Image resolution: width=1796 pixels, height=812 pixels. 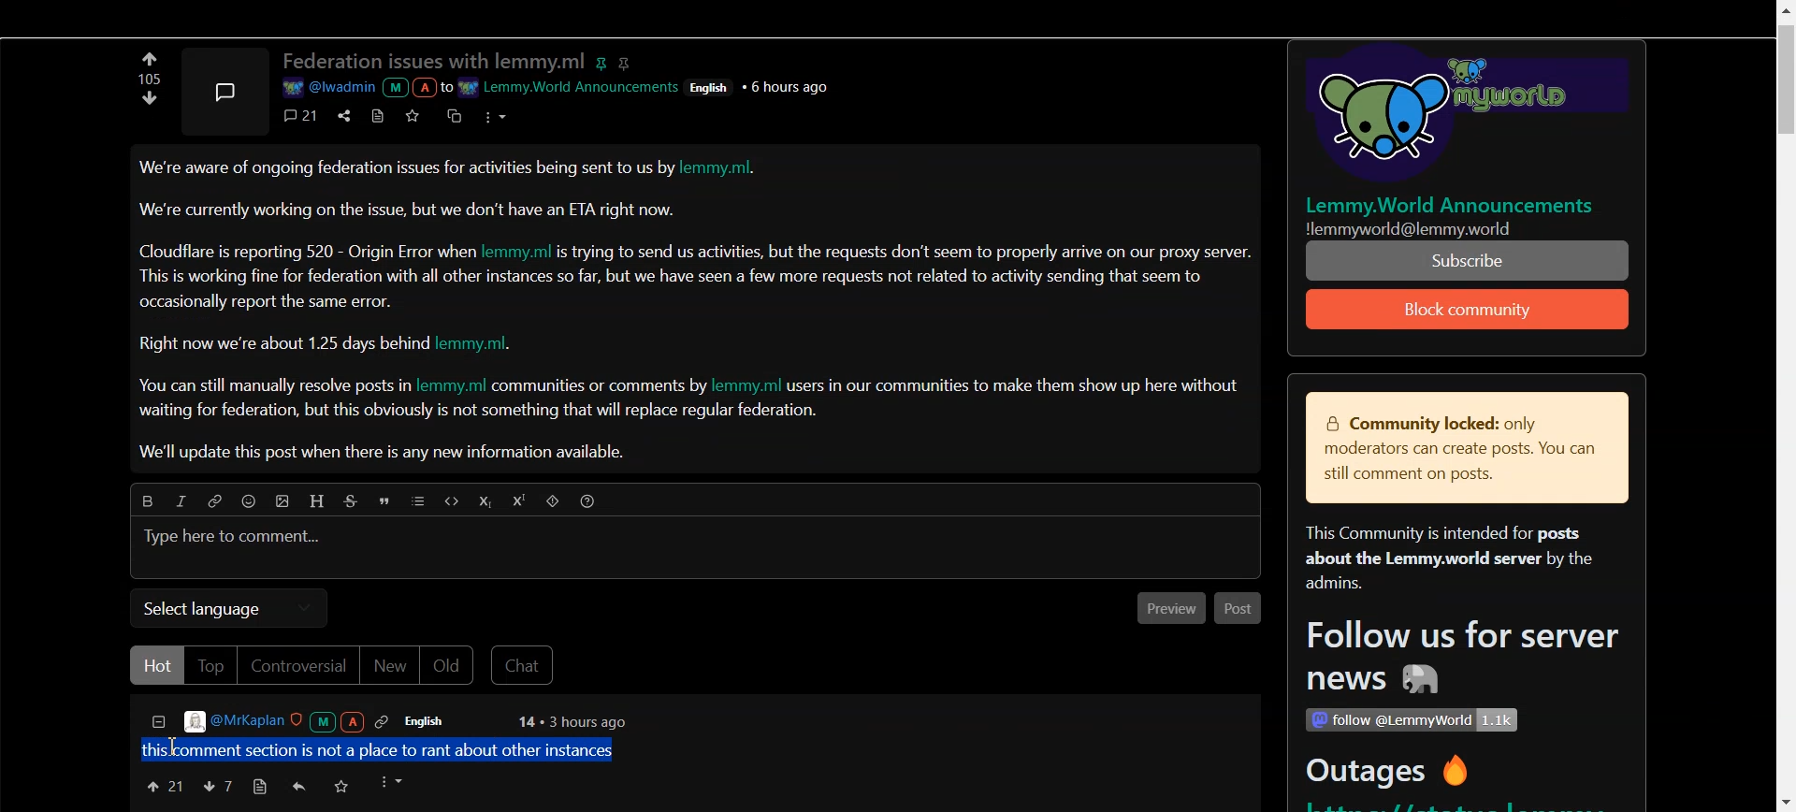 What do you see at coordinates (1454, 450) in the screenshot?
I see `& Community locked: only
moderators can create posts. You can
still comment on posts.` at bounding box center [1454, 450].